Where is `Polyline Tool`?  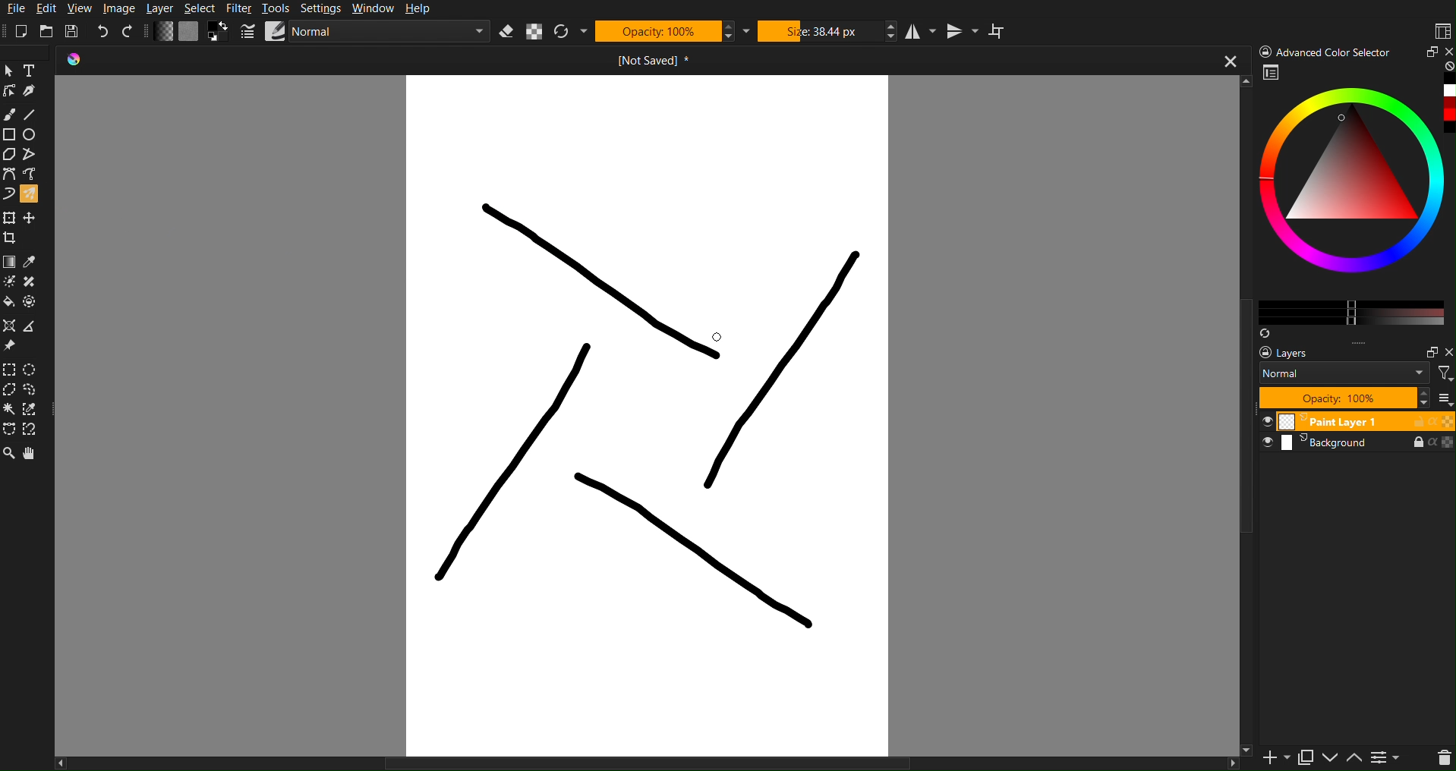 Polyline Tool is located at coordinates (33, 155).